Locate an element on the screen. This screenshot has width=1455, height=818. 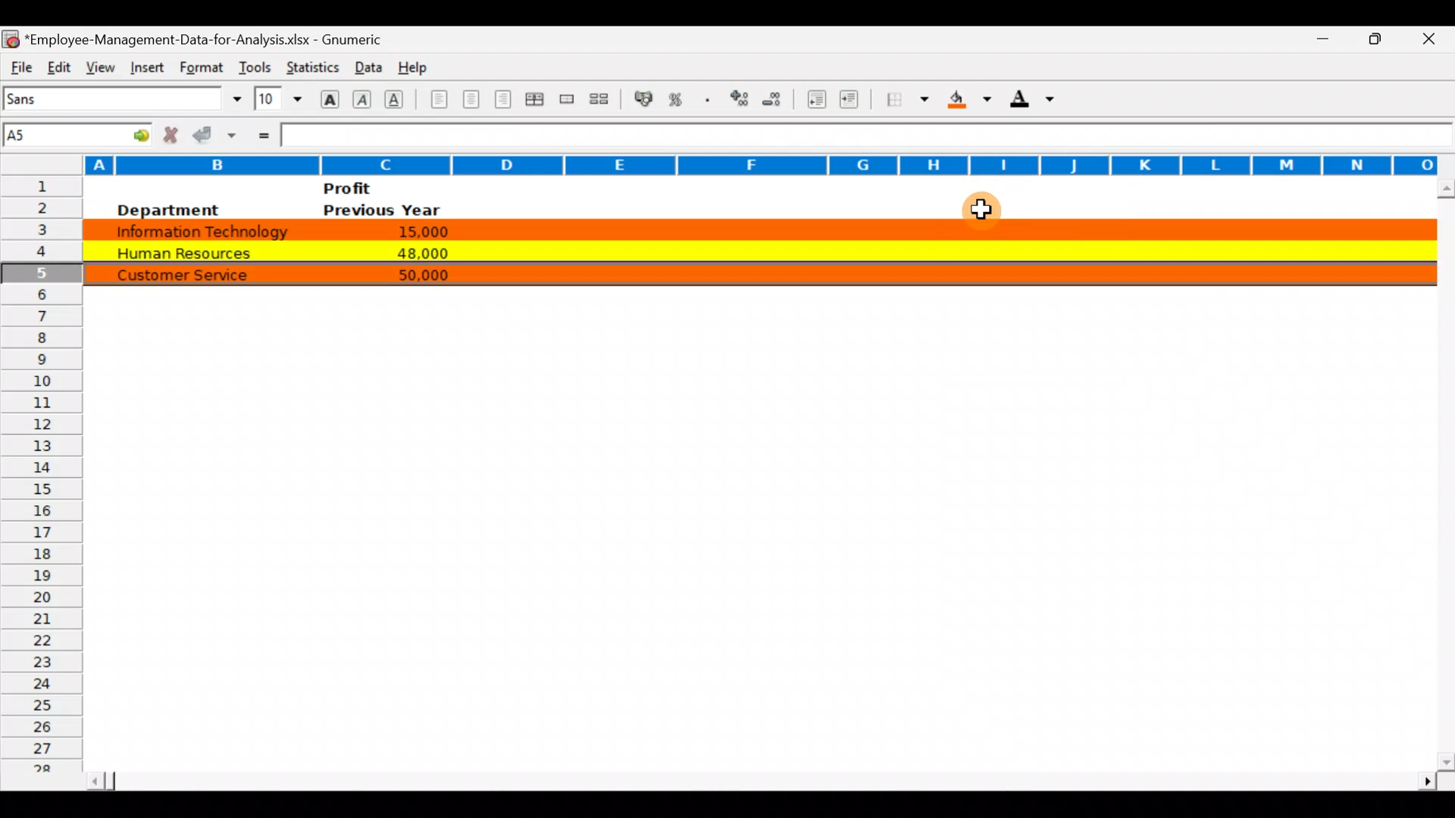
Italic is located at coordinates (362, 101).